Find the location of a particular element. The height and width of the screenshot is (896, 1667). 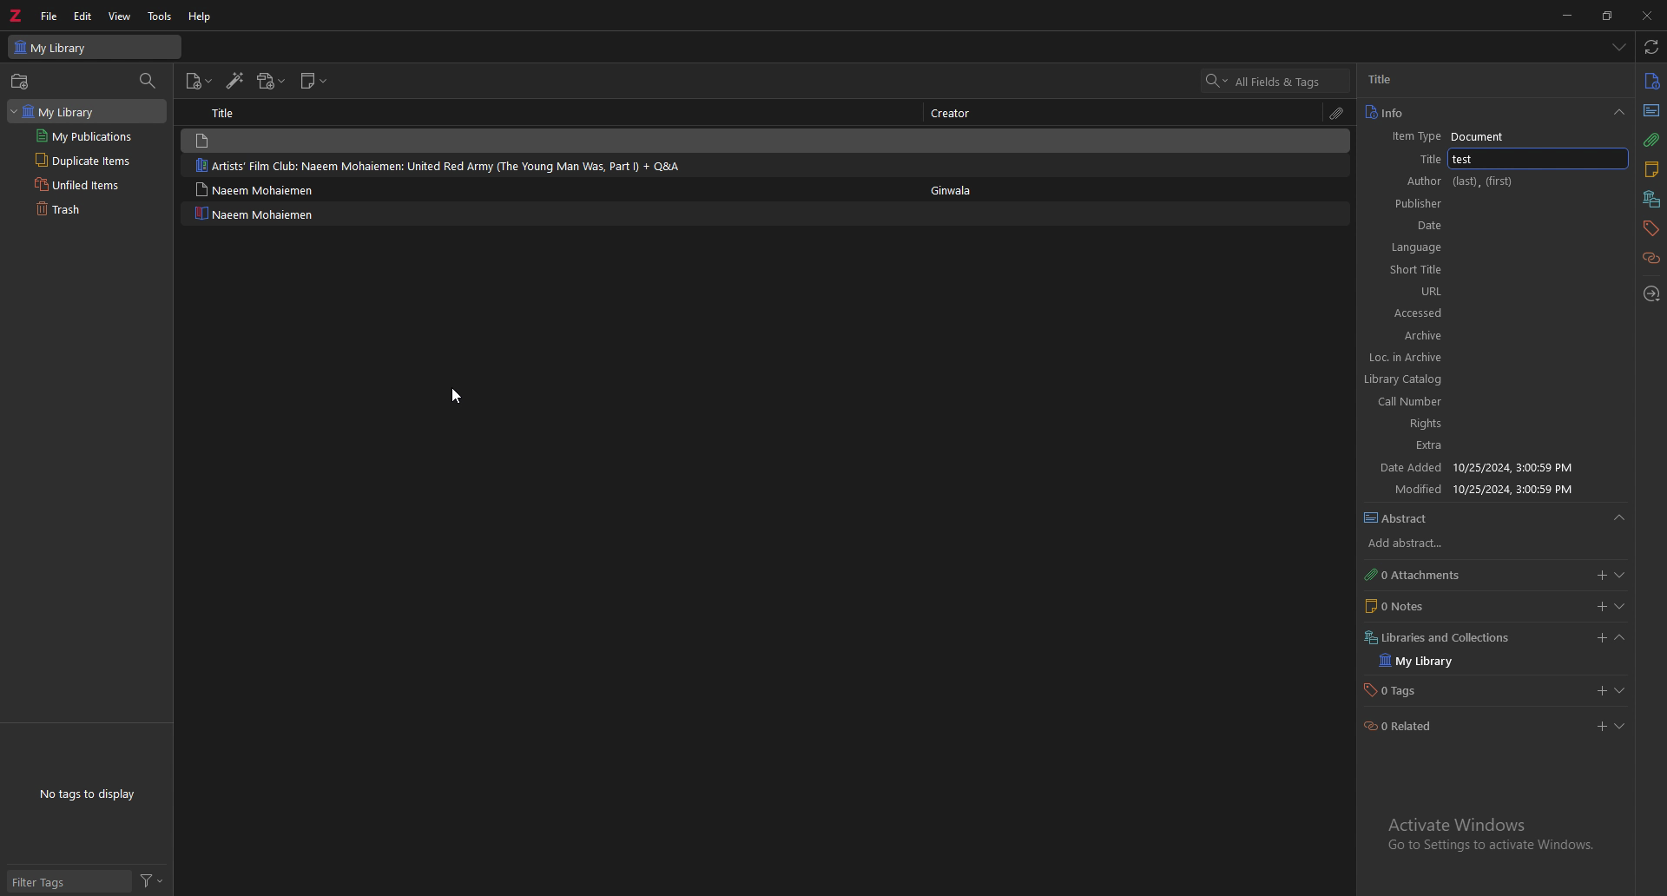

sync with zotero.org is located at coordinates (1651, 47).